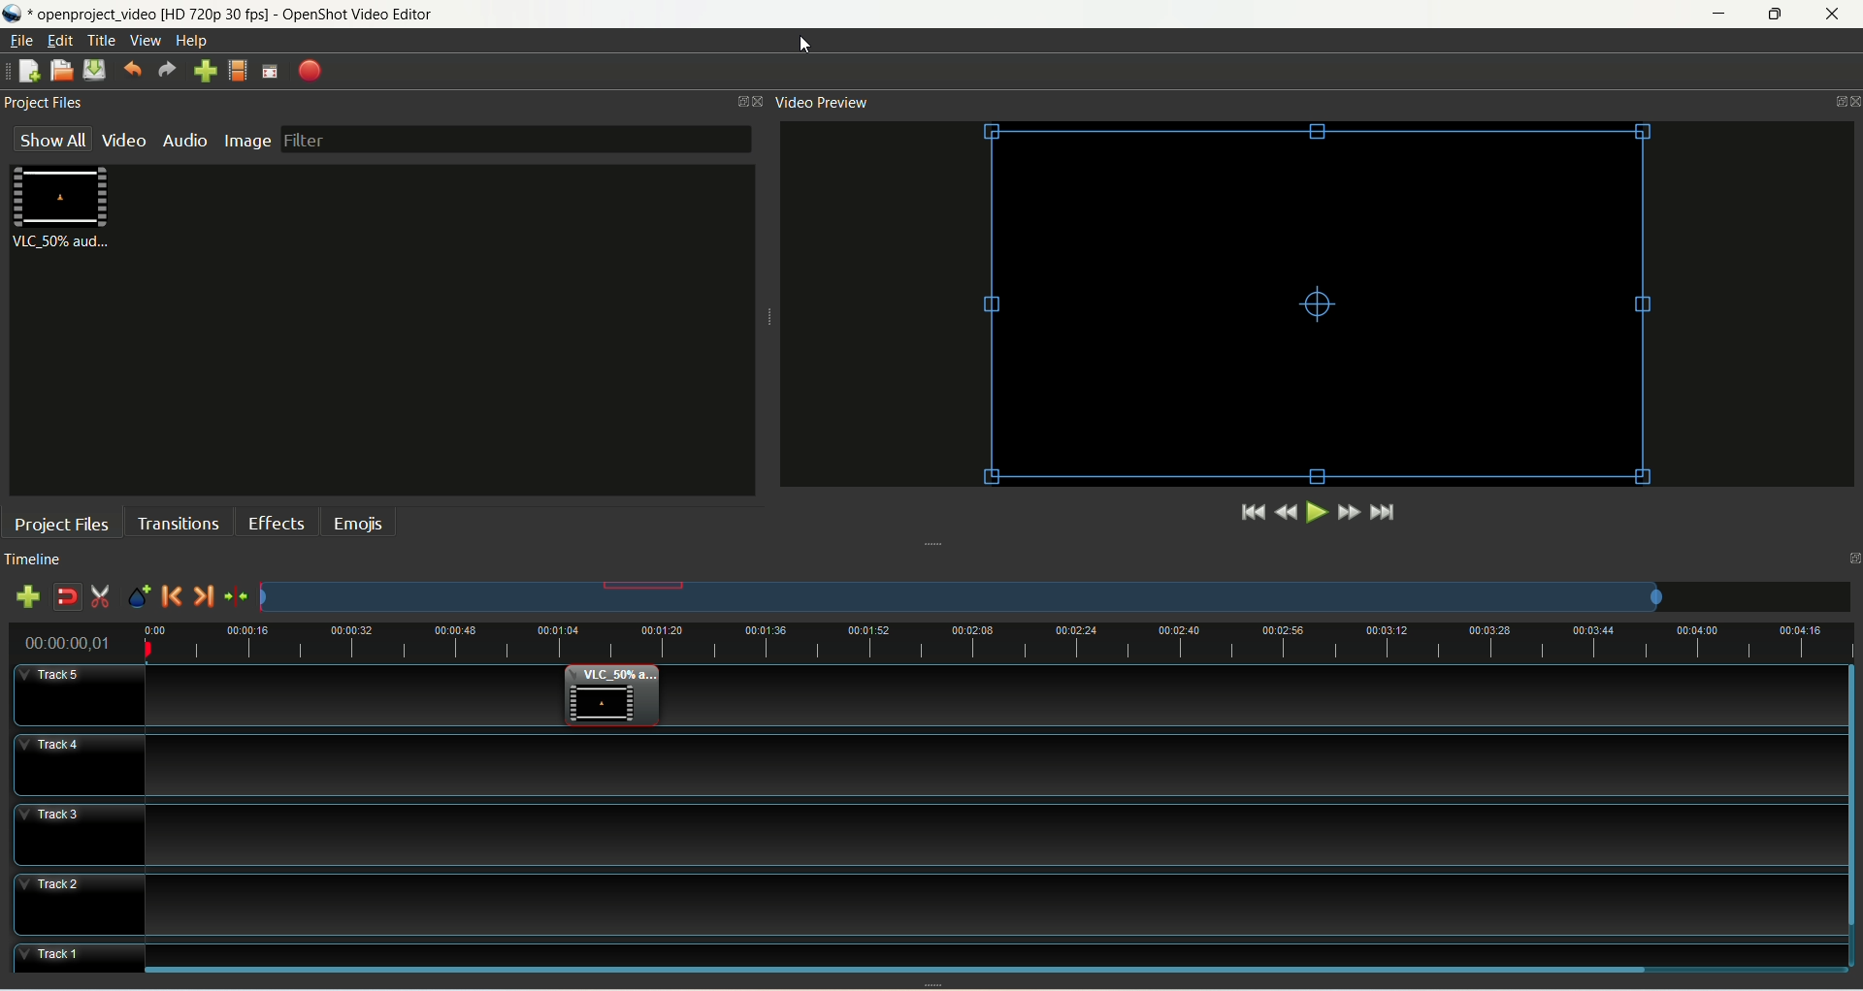 The width and height of the screenshot is (1863, 991). Describe the element at coordinates (95, 71) in the screenshot. I see `save project` at that location.